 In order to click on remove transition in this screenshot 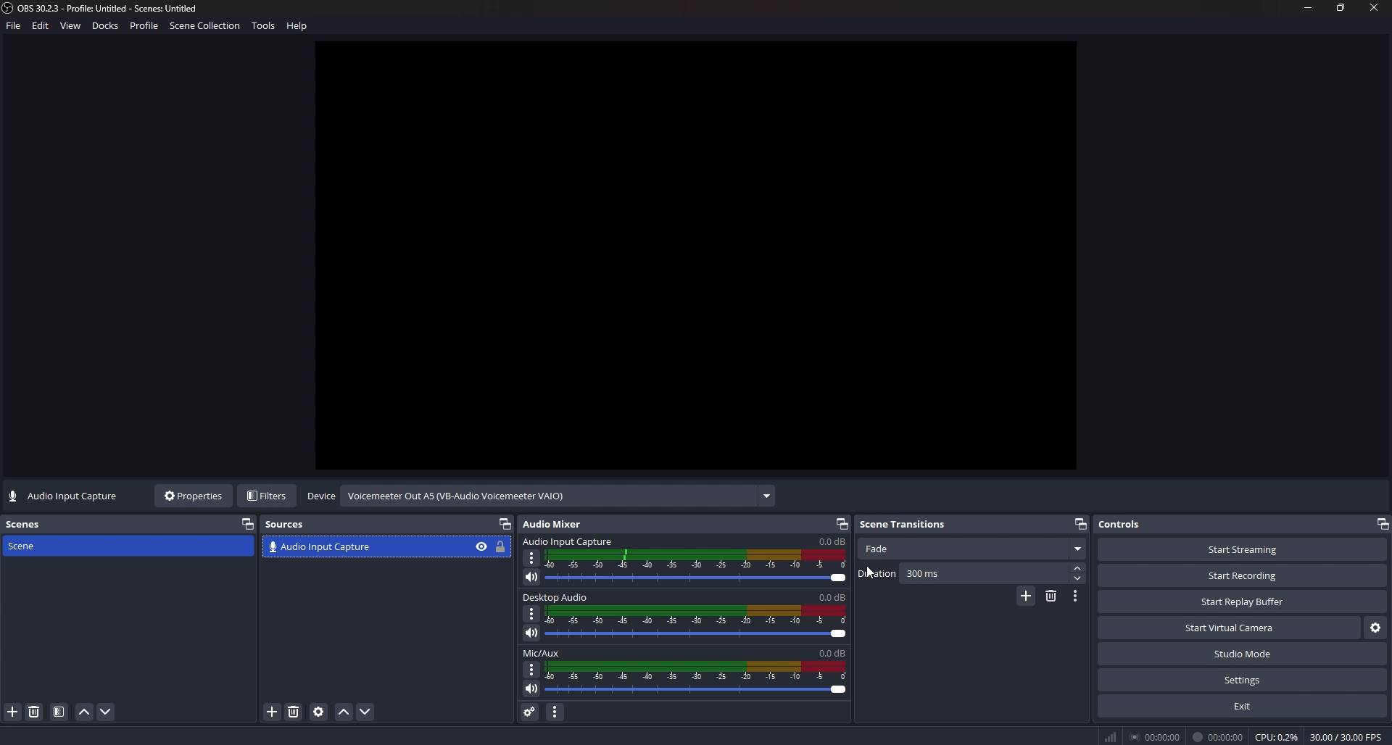, I will do `click(1051, 595)`.